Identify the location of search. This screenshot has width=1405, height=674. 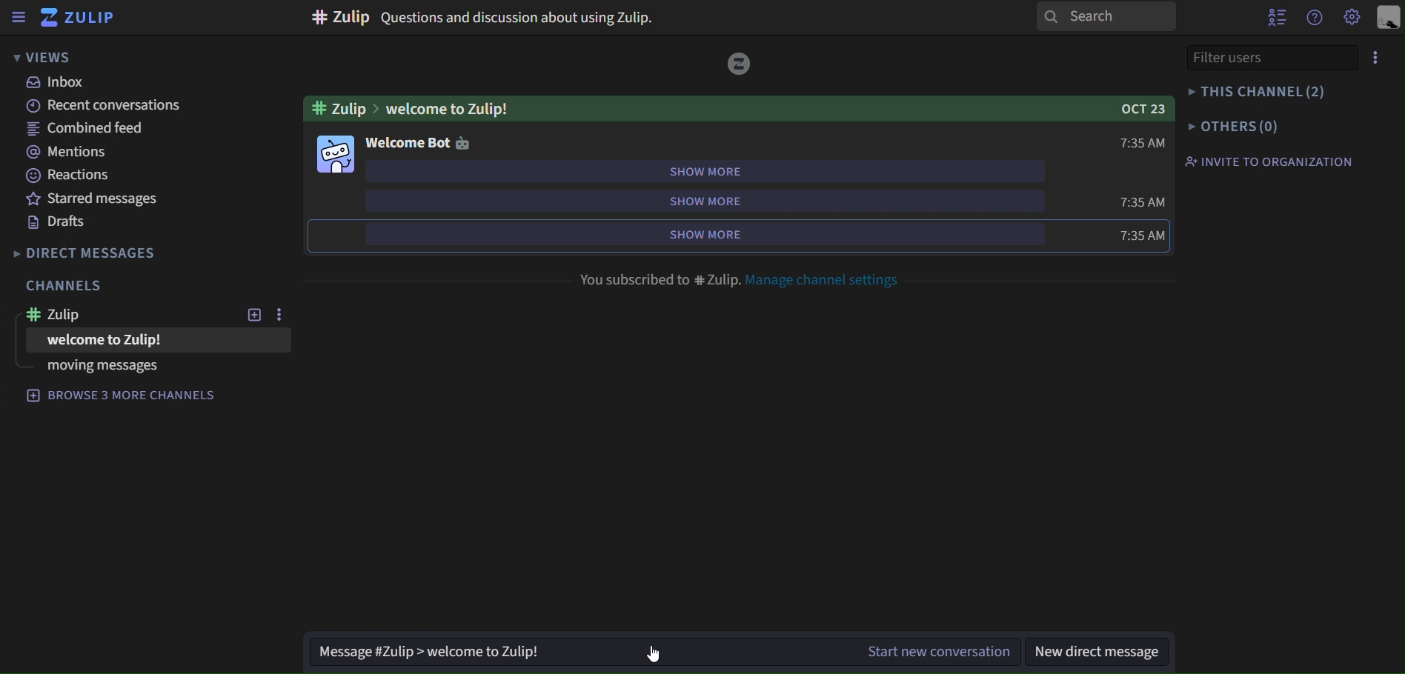
(1105, 16).